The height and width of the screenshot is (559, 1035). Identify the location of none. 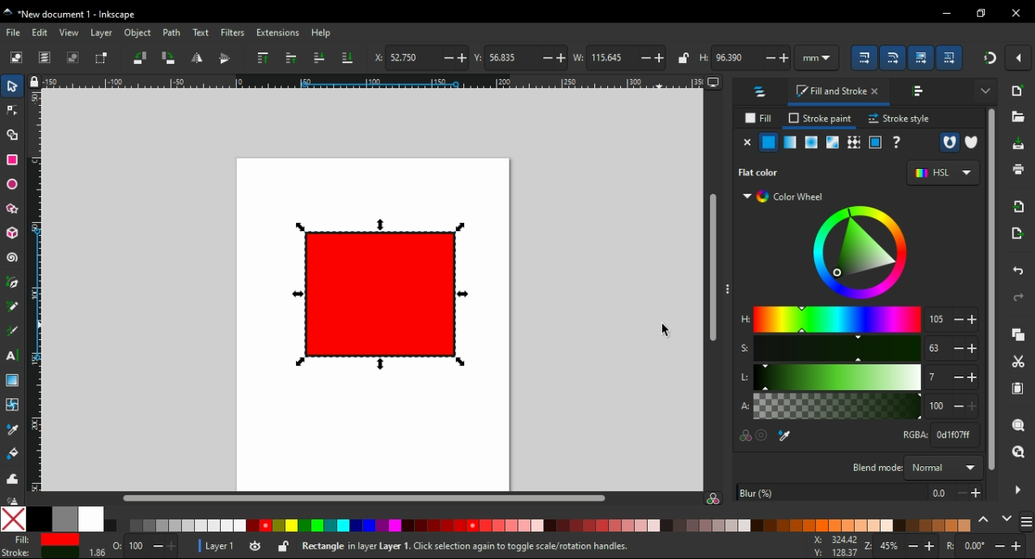
(747, 142).